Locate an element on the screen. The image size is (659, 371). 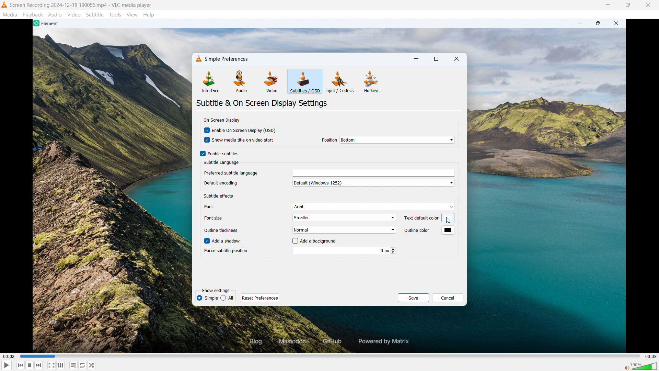
Close dialogue box  is located at coordinates (456, 59).